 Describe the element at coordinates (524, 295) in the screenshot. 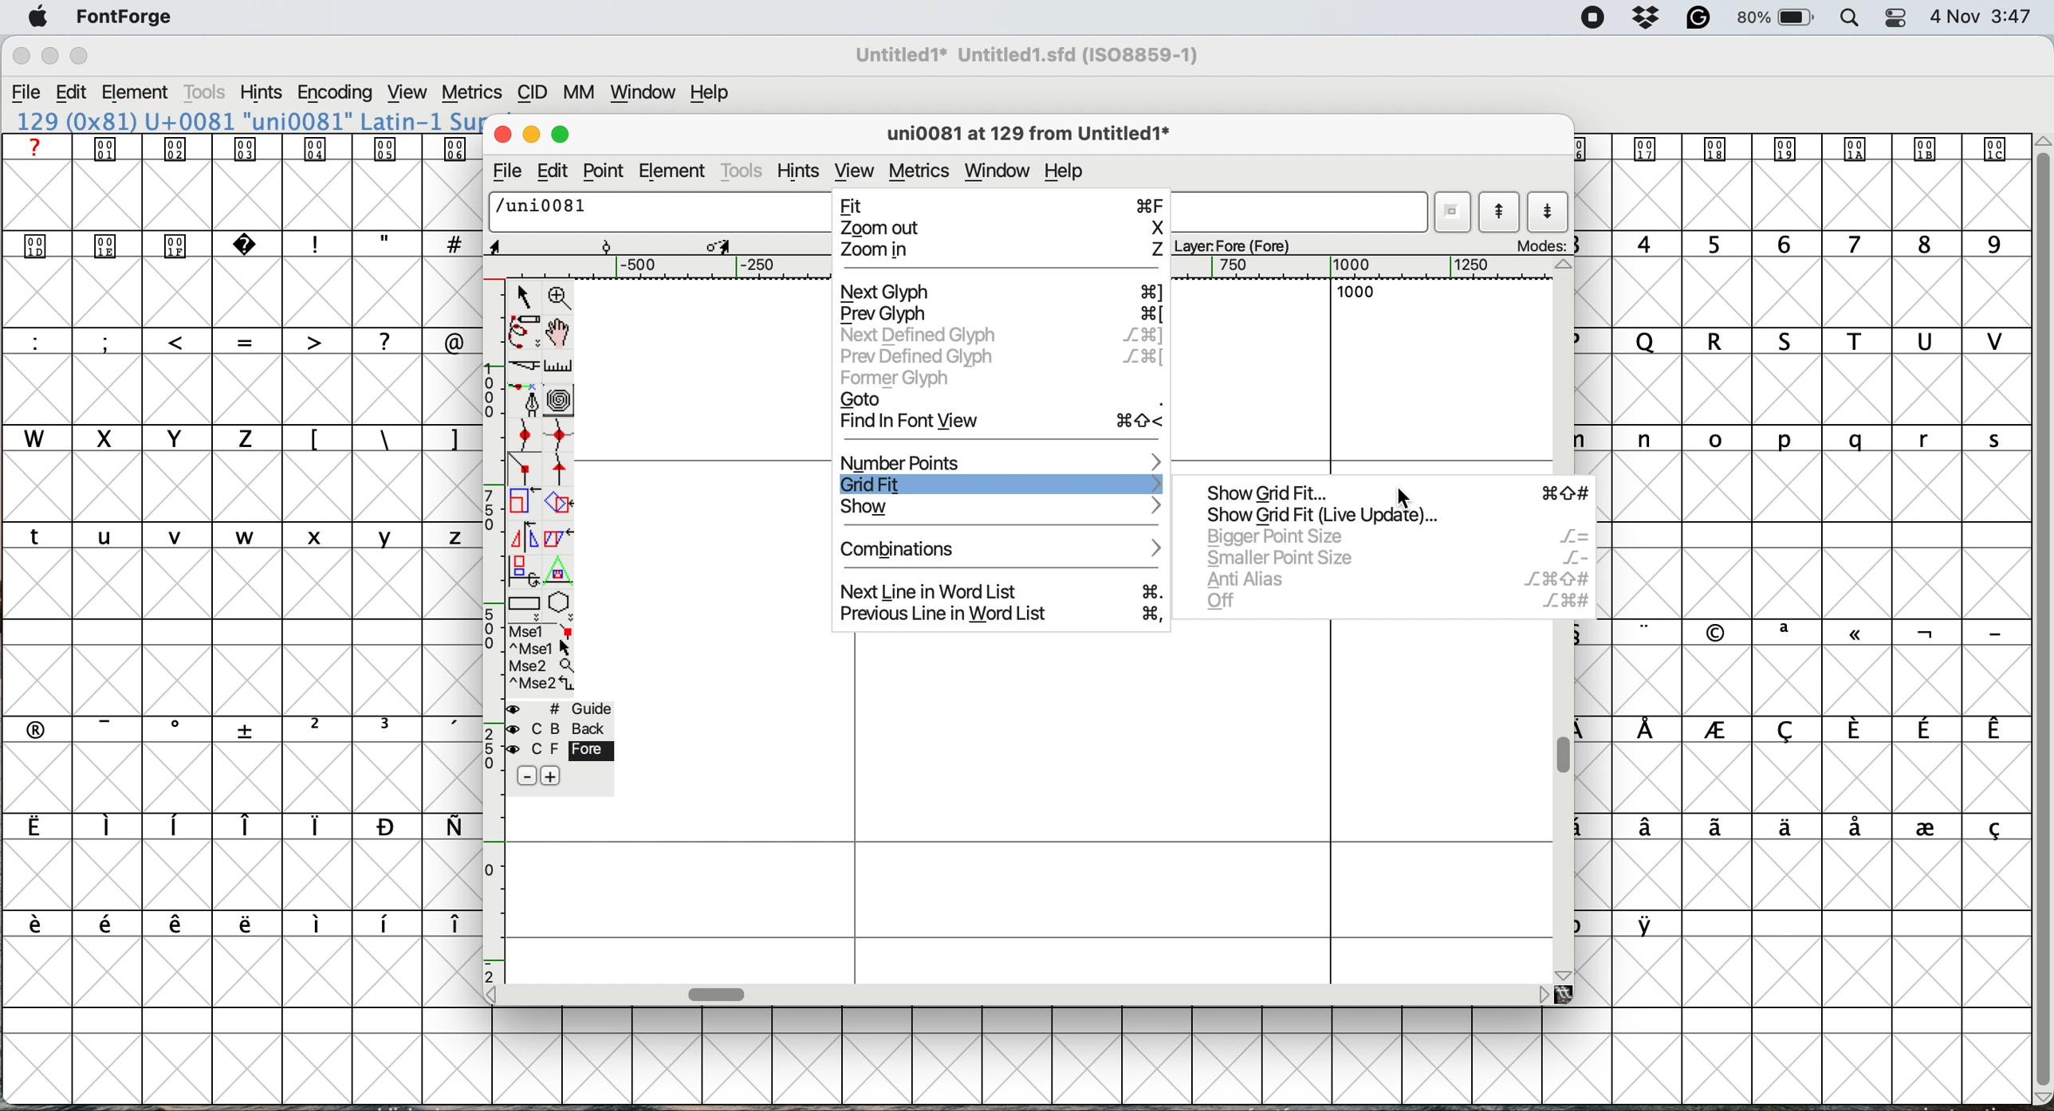

I see `selector` at that location.